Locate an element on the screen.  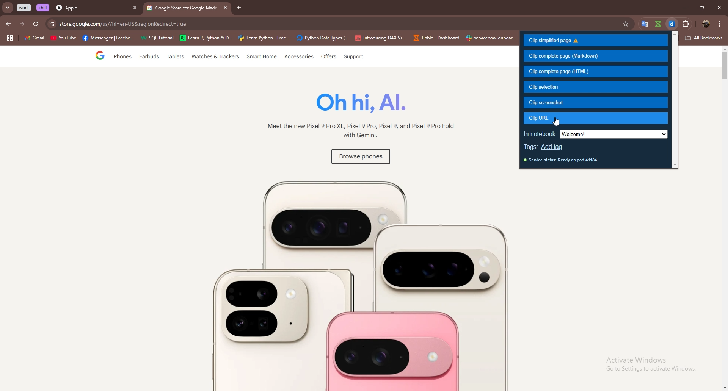
site settings is located at coordinates (51, 24).